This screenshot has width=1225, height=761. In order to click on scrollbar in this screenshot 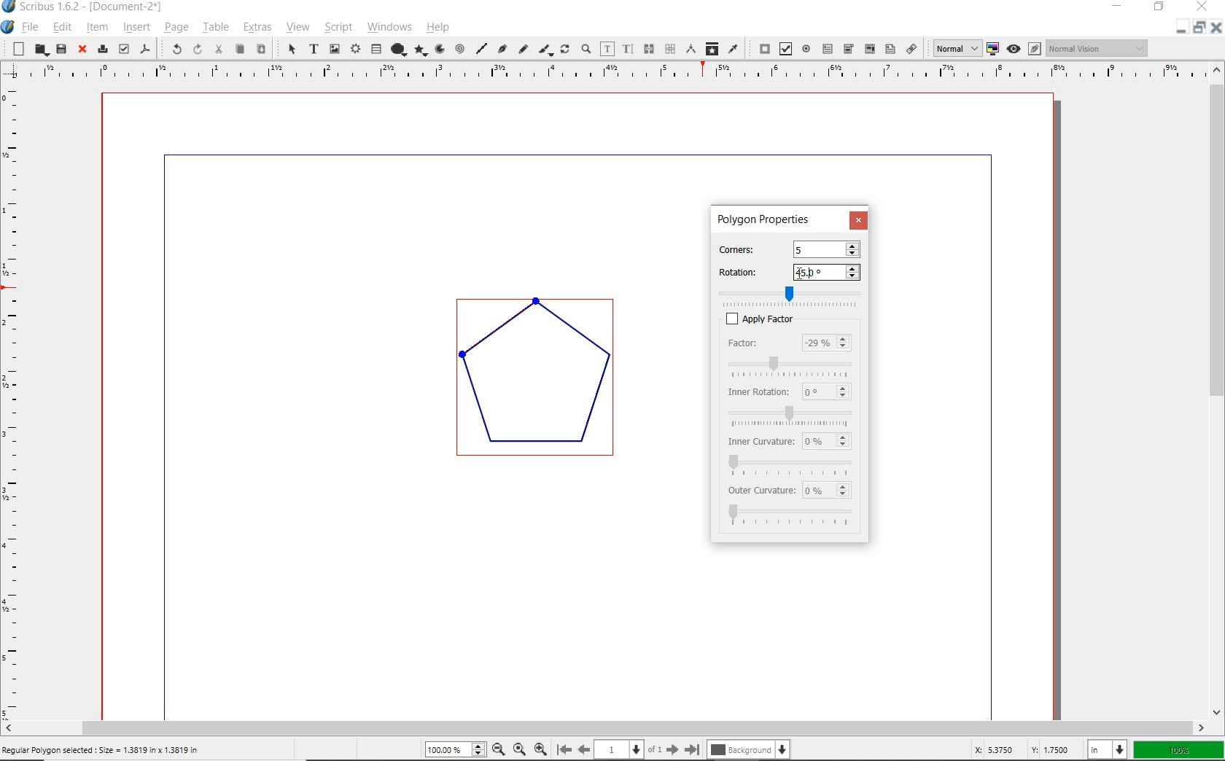, I will do `click(1218, 391)`.